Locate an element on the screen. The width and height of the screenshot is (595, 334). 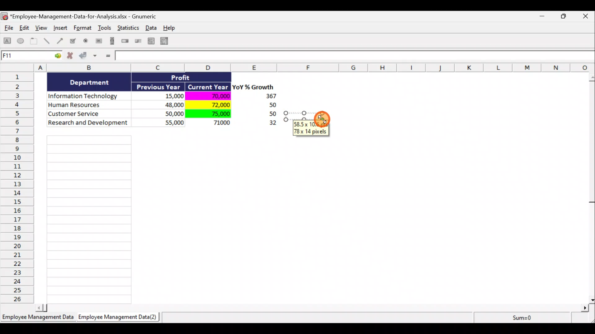
Create a combo box is located at coordinates (167, 41).